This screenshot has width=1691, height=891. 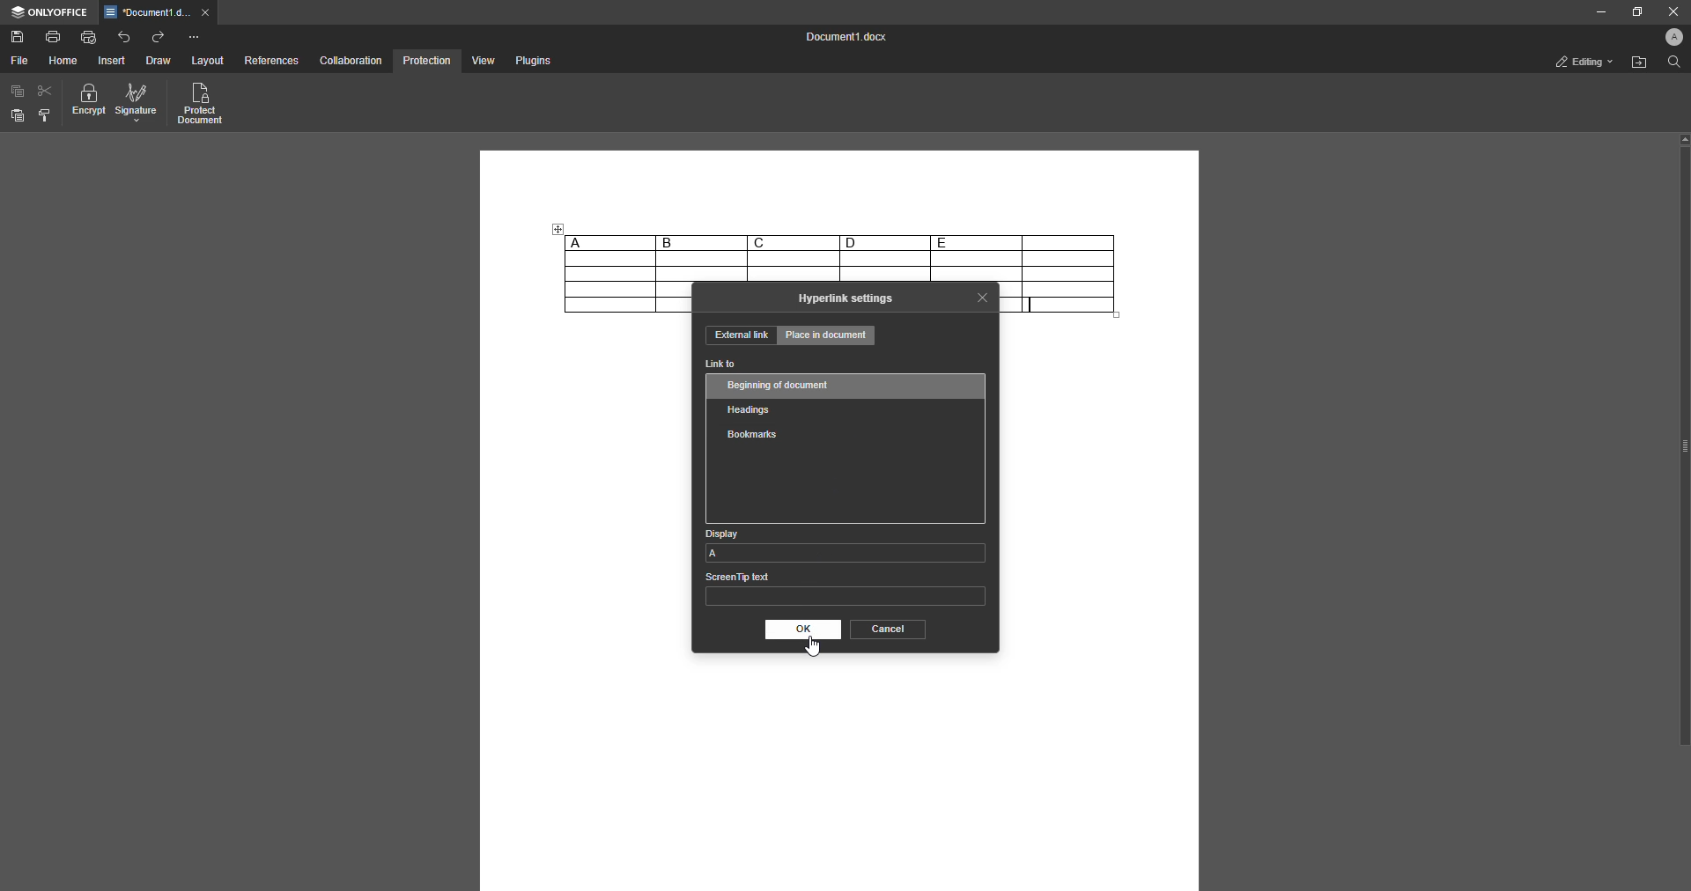 I want to click on Minimize, so click(x=1595, y=12).